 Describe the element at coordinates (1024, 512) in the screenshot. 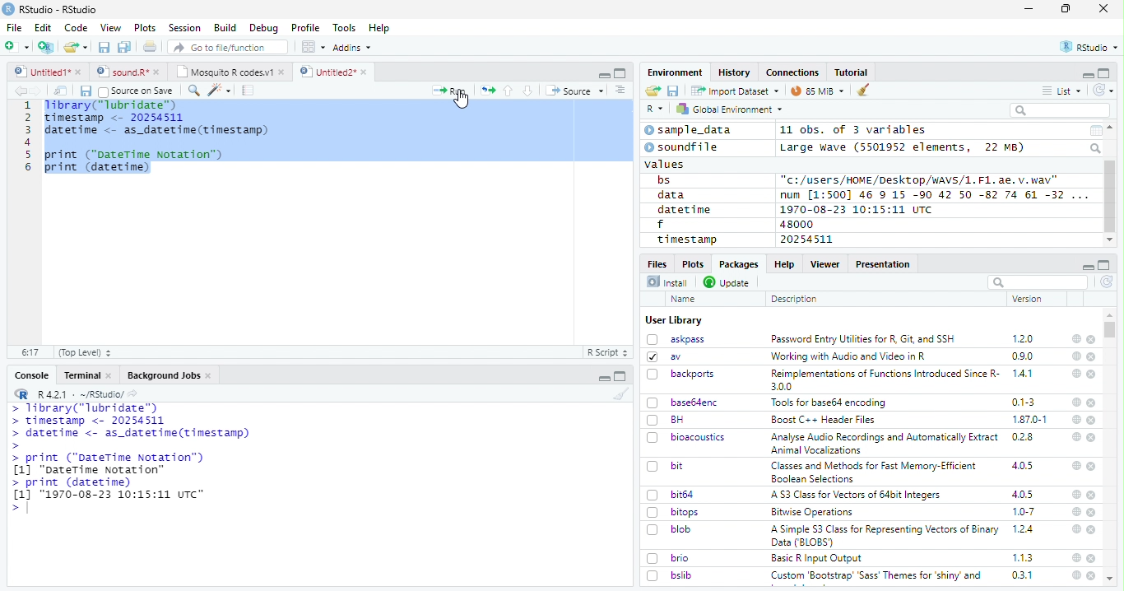

I see `1.0-7` at that location.